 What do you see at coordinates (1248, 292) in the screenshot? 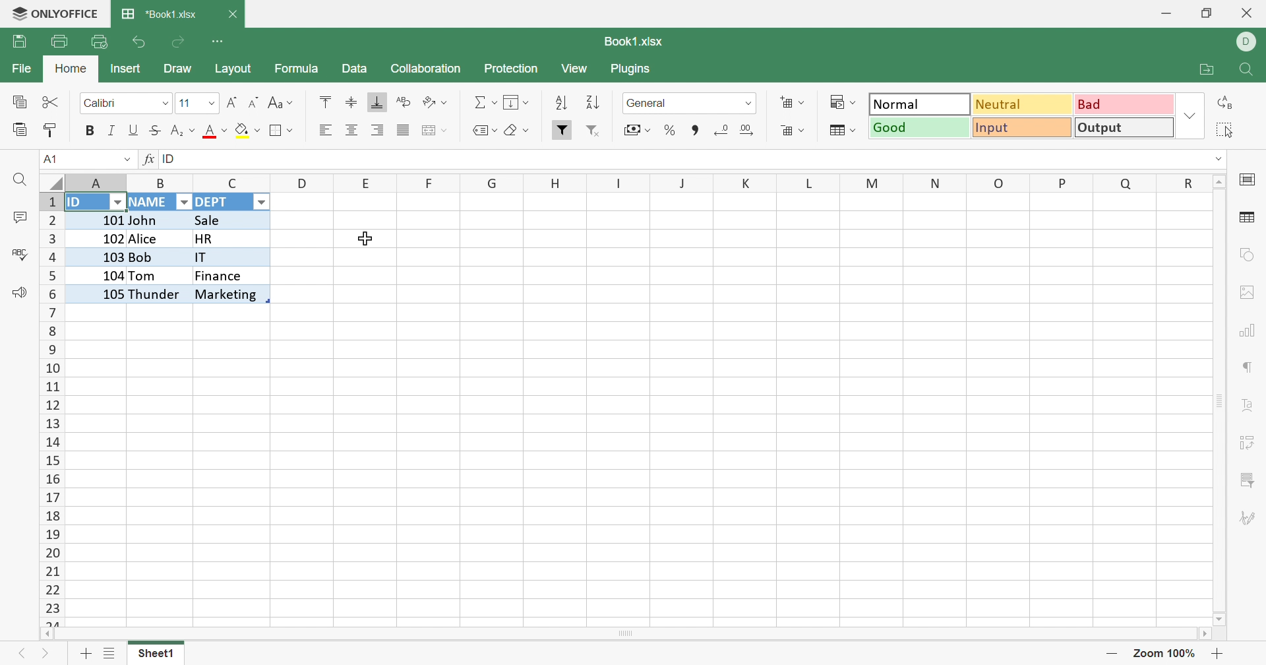
I see `image settings` at bounding box center [1248, 292].